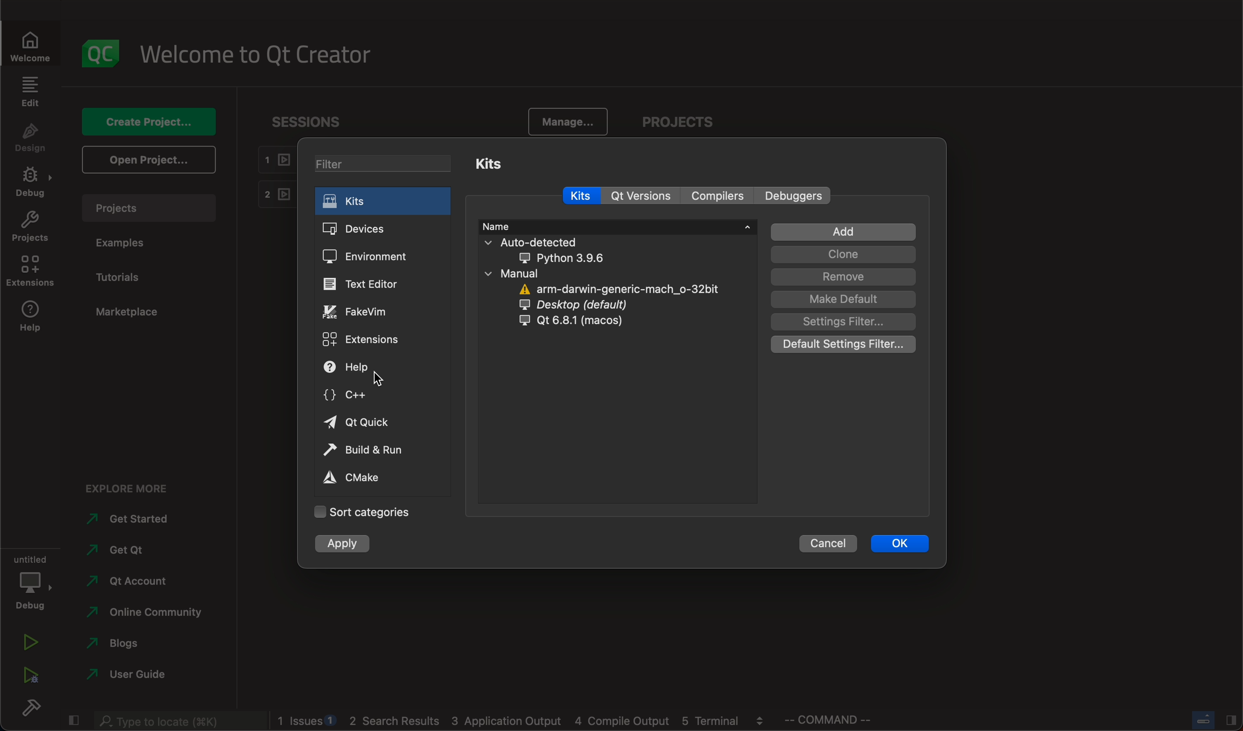 The width and height of the screenshot is (1243, 731). I want to click on create, so click(150, 122).